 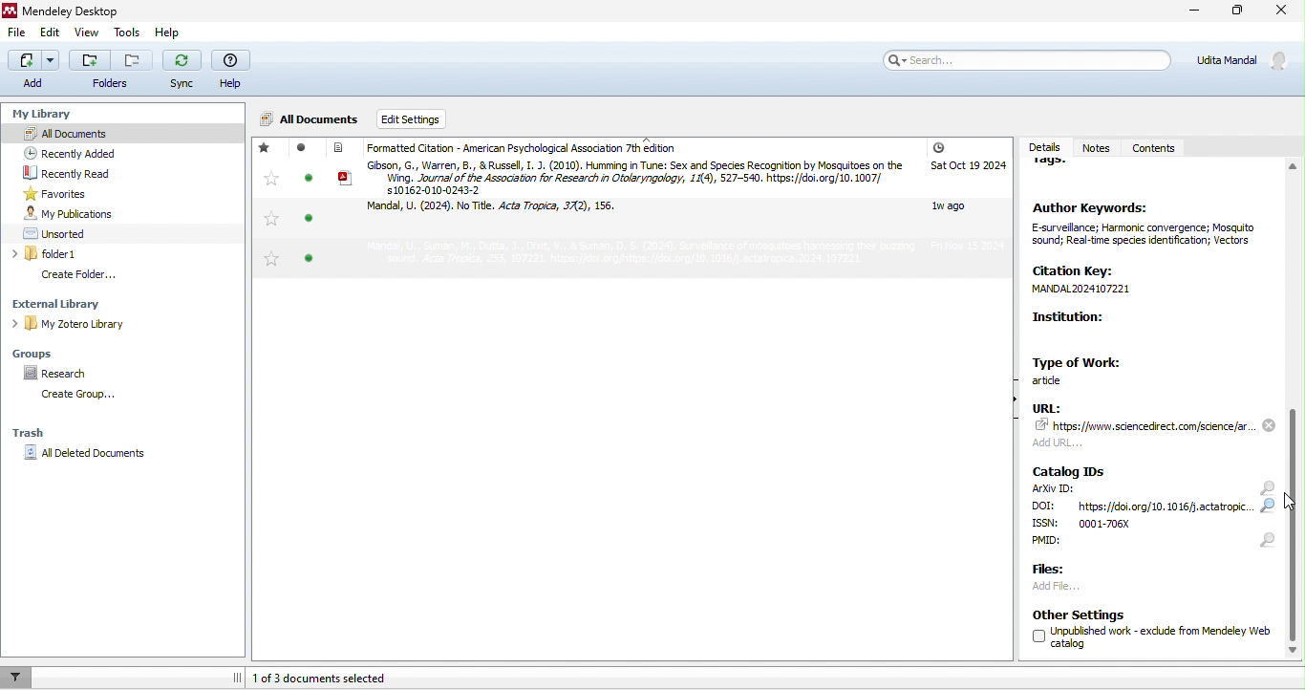 I want to click on research, so click(x=58, y=372).